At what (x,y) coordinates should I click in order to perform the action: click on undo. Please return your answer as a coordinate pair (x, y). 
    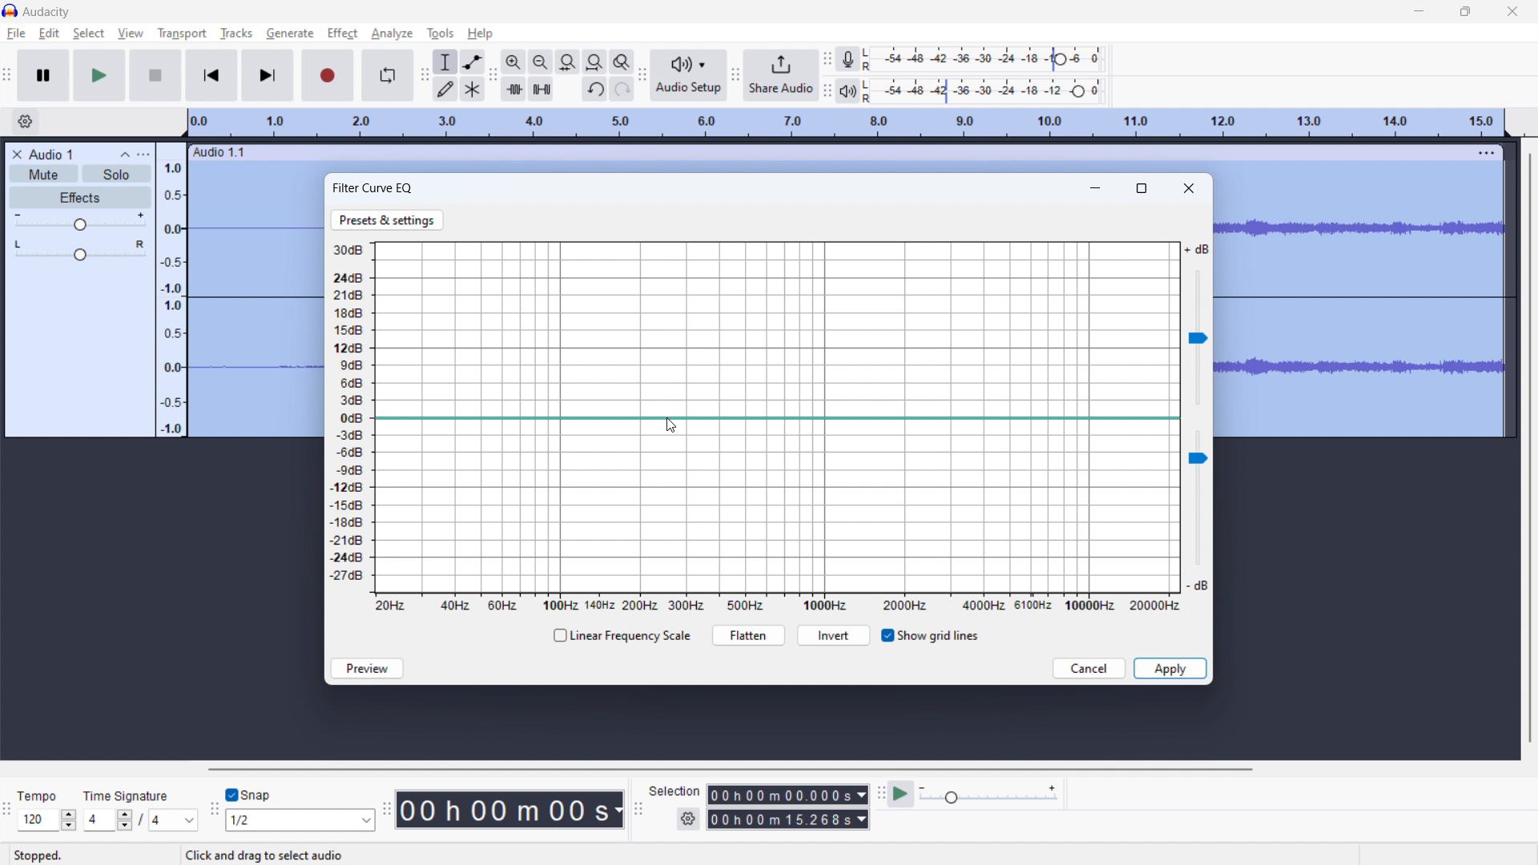
    Looking at the image, I should click on (594, 90).